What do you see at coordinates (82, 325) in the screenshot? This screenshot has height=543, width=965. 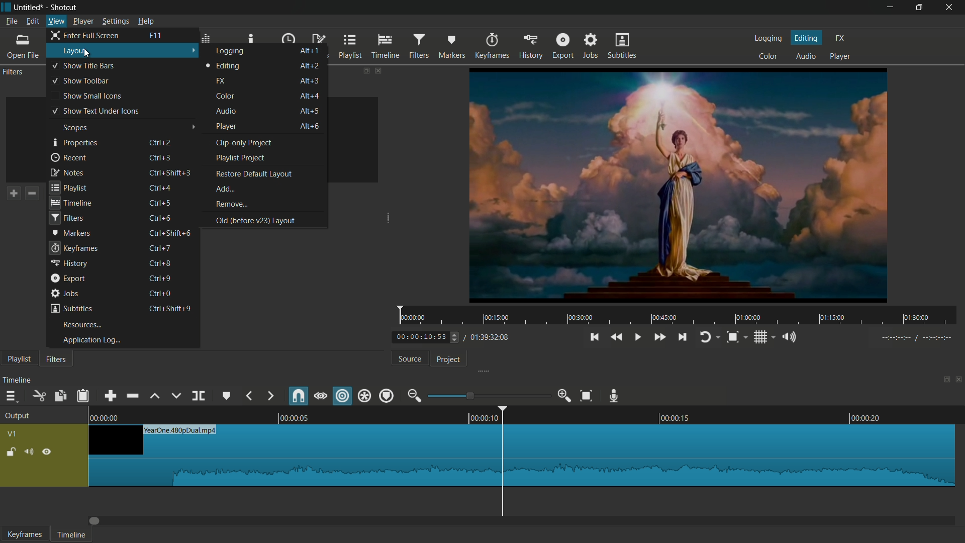 I see `resources` at bounding box center [82, 325].